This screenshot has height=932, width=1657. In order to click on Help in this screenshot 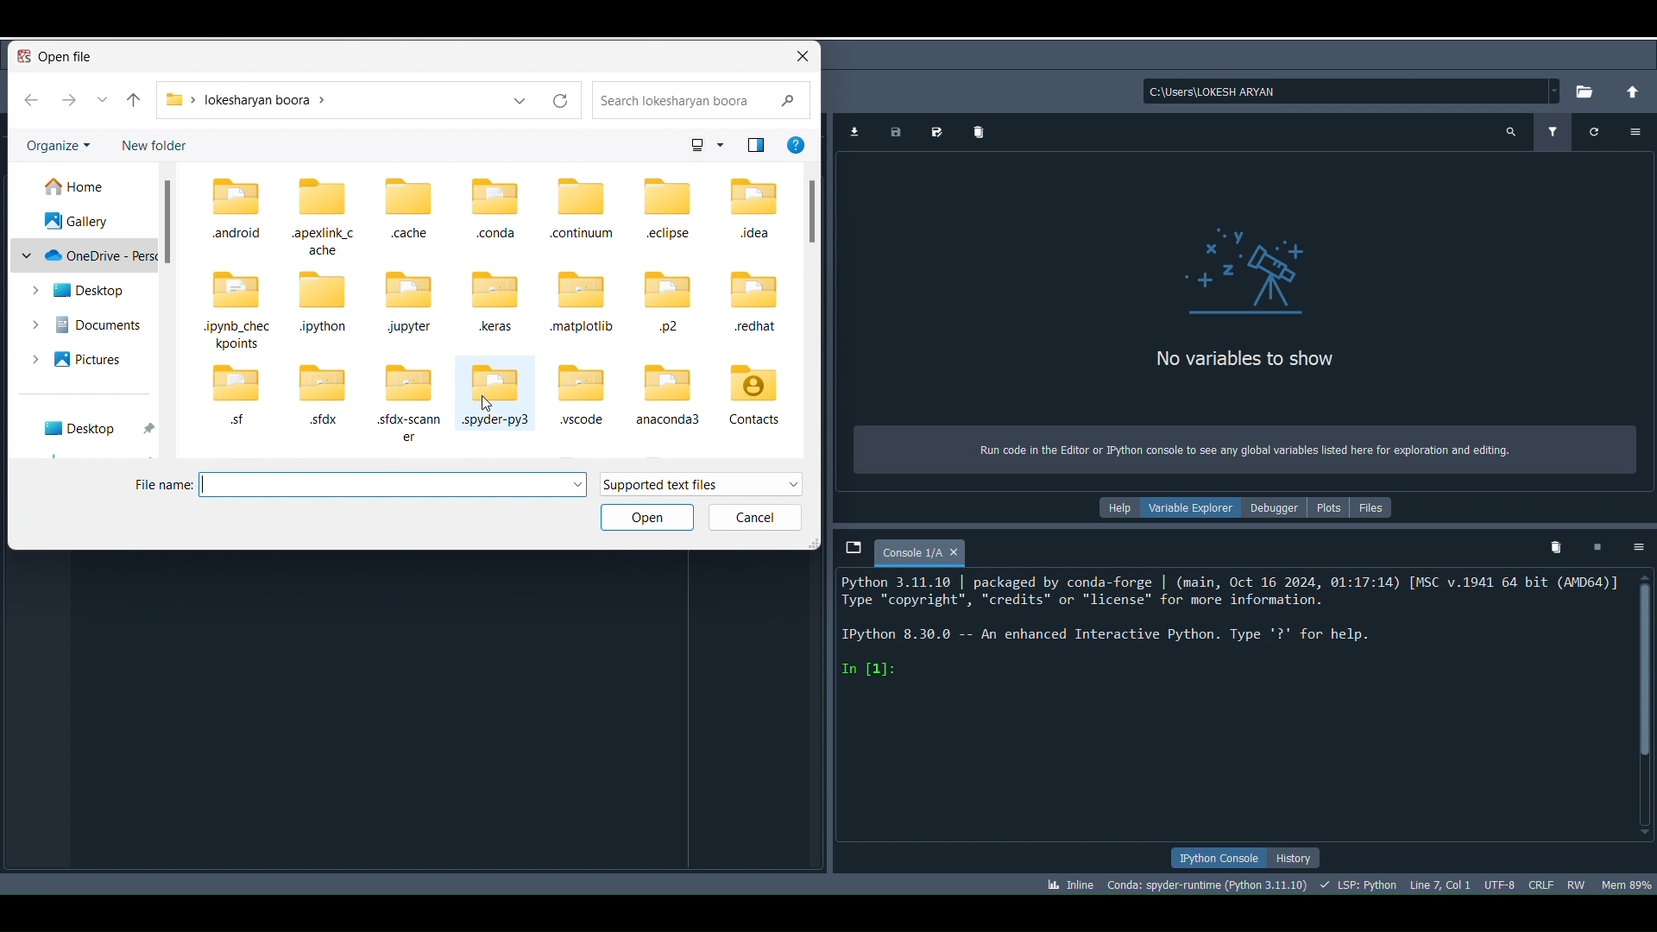, I will do `click(1113, 508)`.